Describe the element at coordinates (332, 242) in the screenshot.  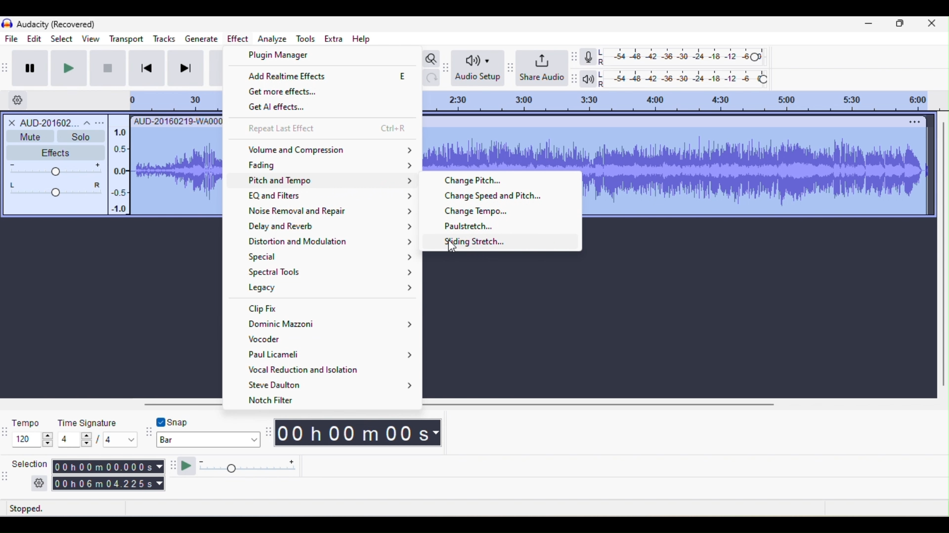
I see `distortion and modulation` at that location.